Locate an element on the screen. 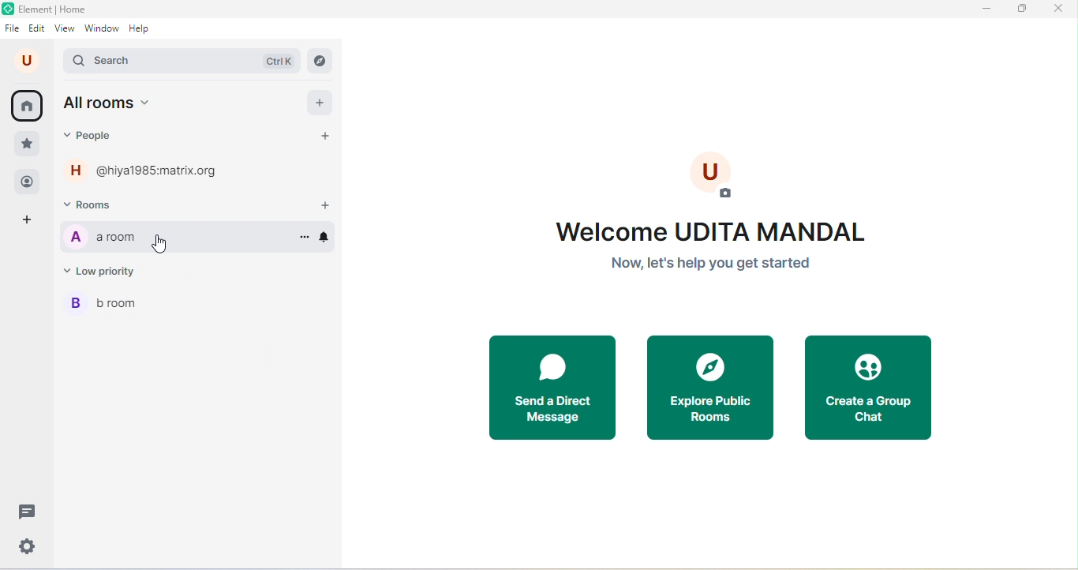 Image resolution: width=1078 pixels, height=570 pixels. element logo is located at coordinates (8, 9).